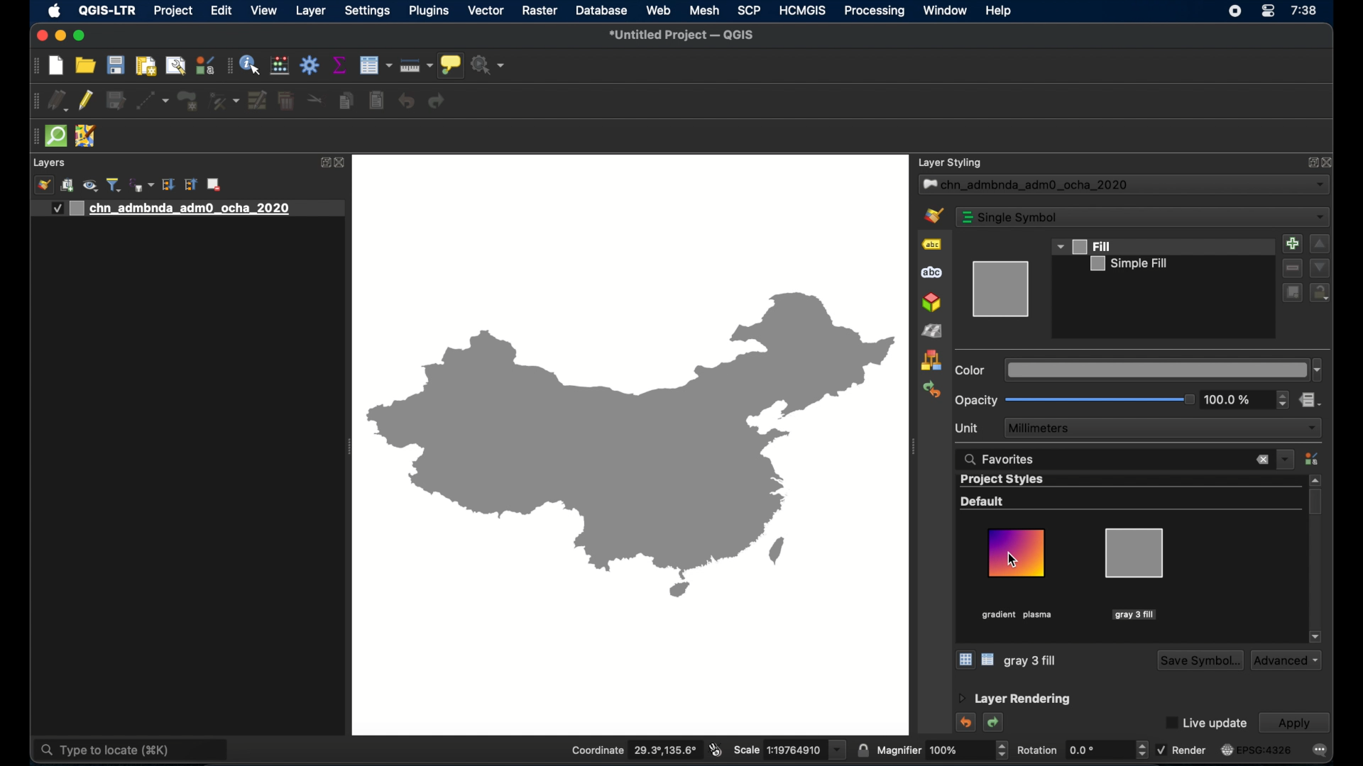 The image size is (1363, 766). What do you see at coordinates (934, 332) in the screenshot?
I see `shading renderer` at bounding box center [934, 332].